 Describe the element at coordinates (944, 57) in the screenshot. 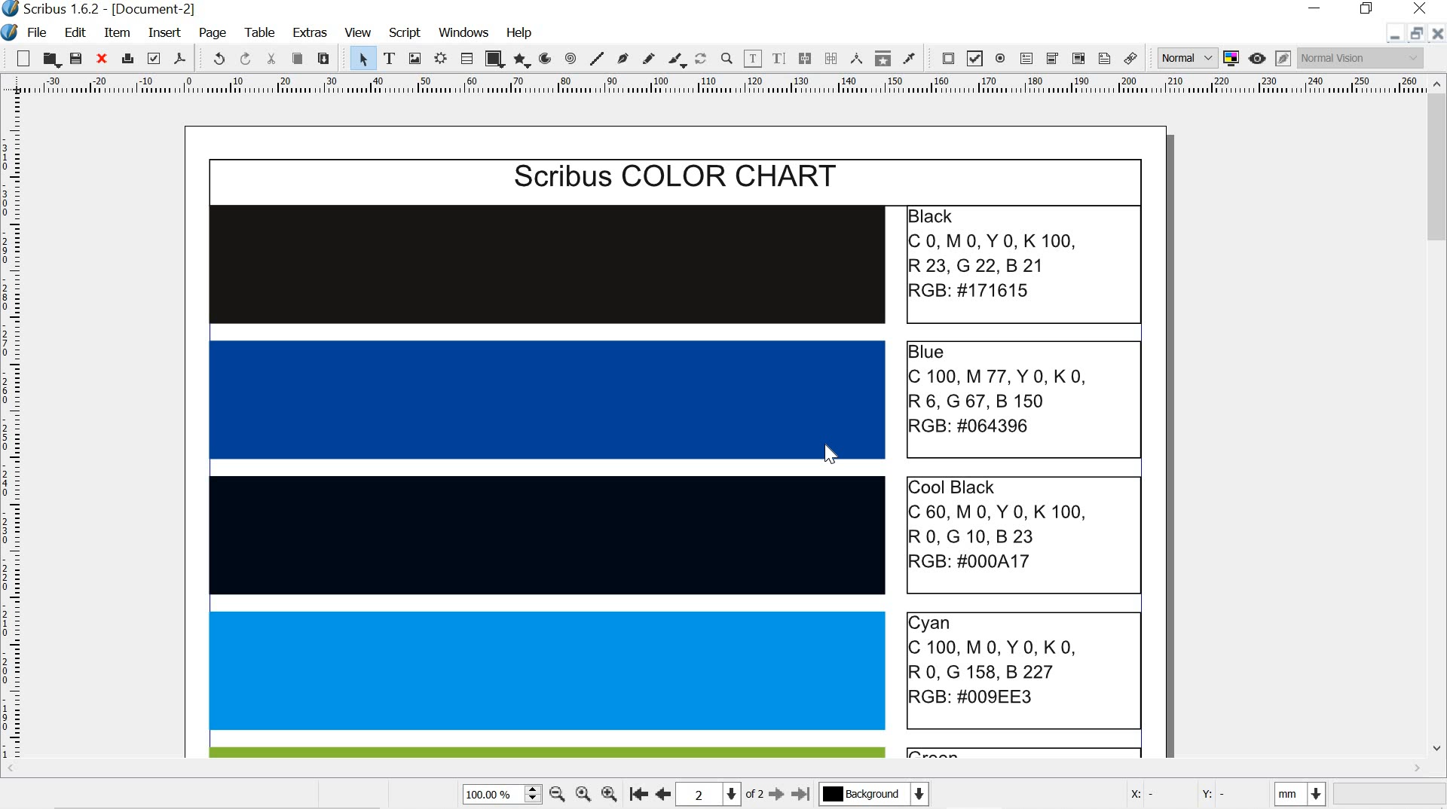

I see `pdf push button` at that location.